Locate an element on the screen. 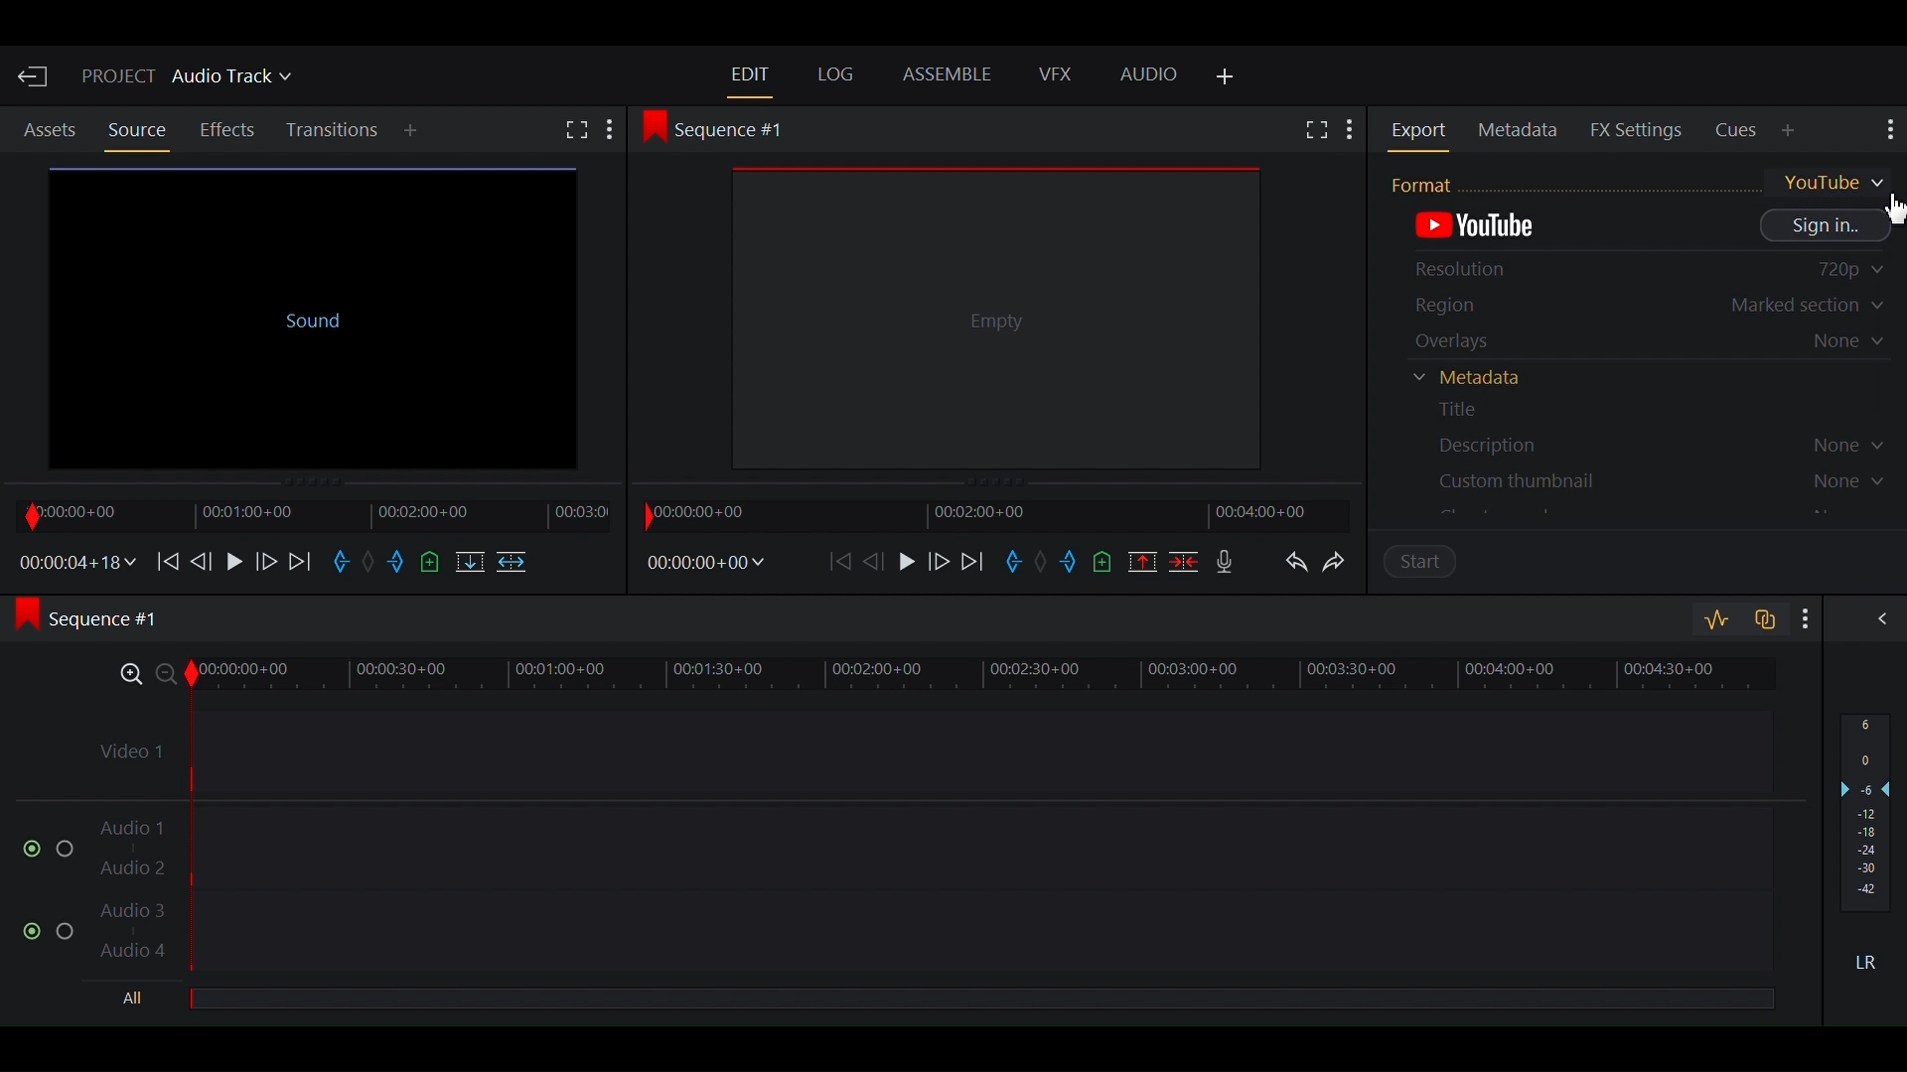 This screenshot has width=1907, height=1072. Add a cue is located at coordinates (432, 563).